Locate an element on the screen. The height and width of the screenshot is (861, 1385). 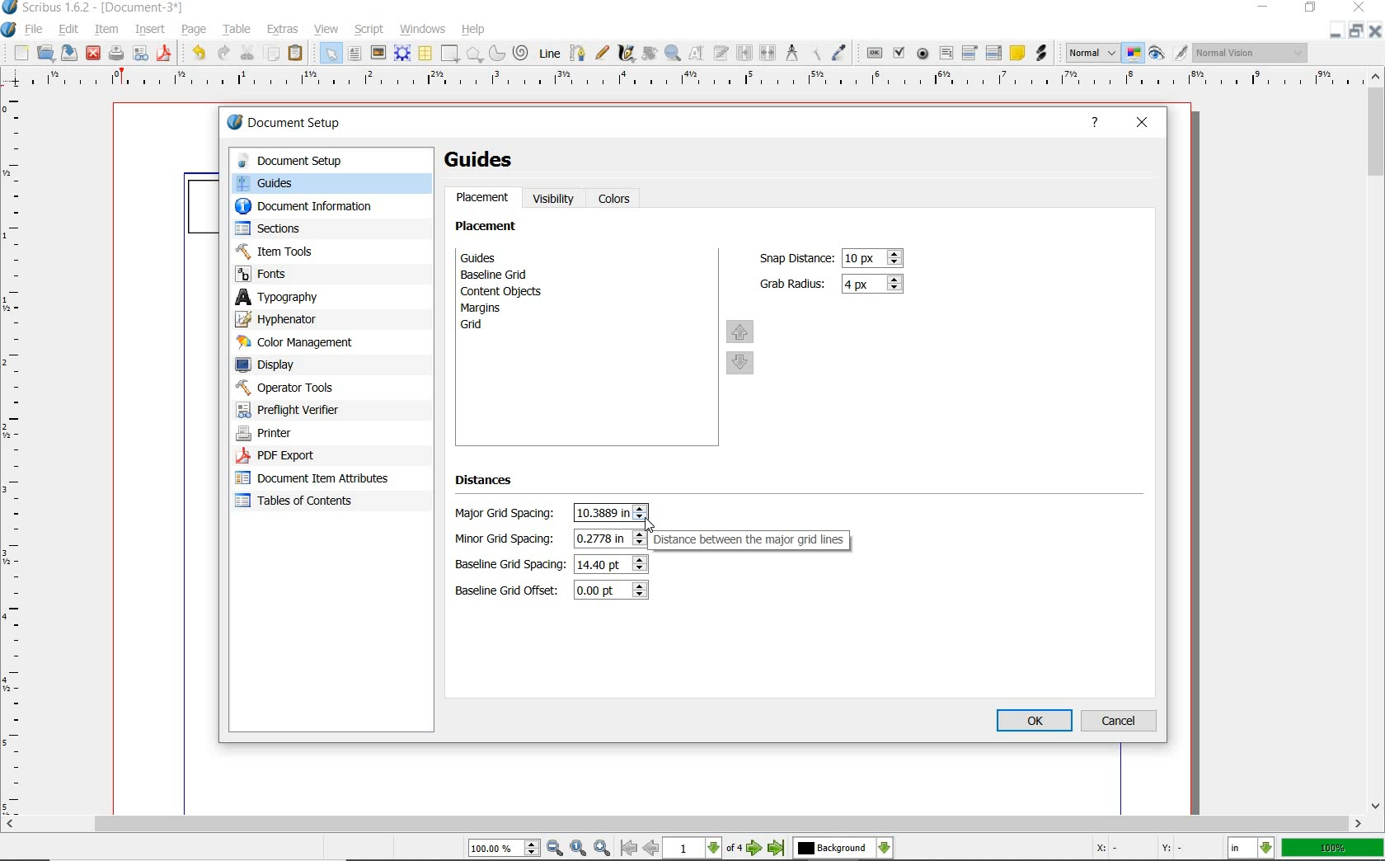
table is located at coordinates (425, 54).